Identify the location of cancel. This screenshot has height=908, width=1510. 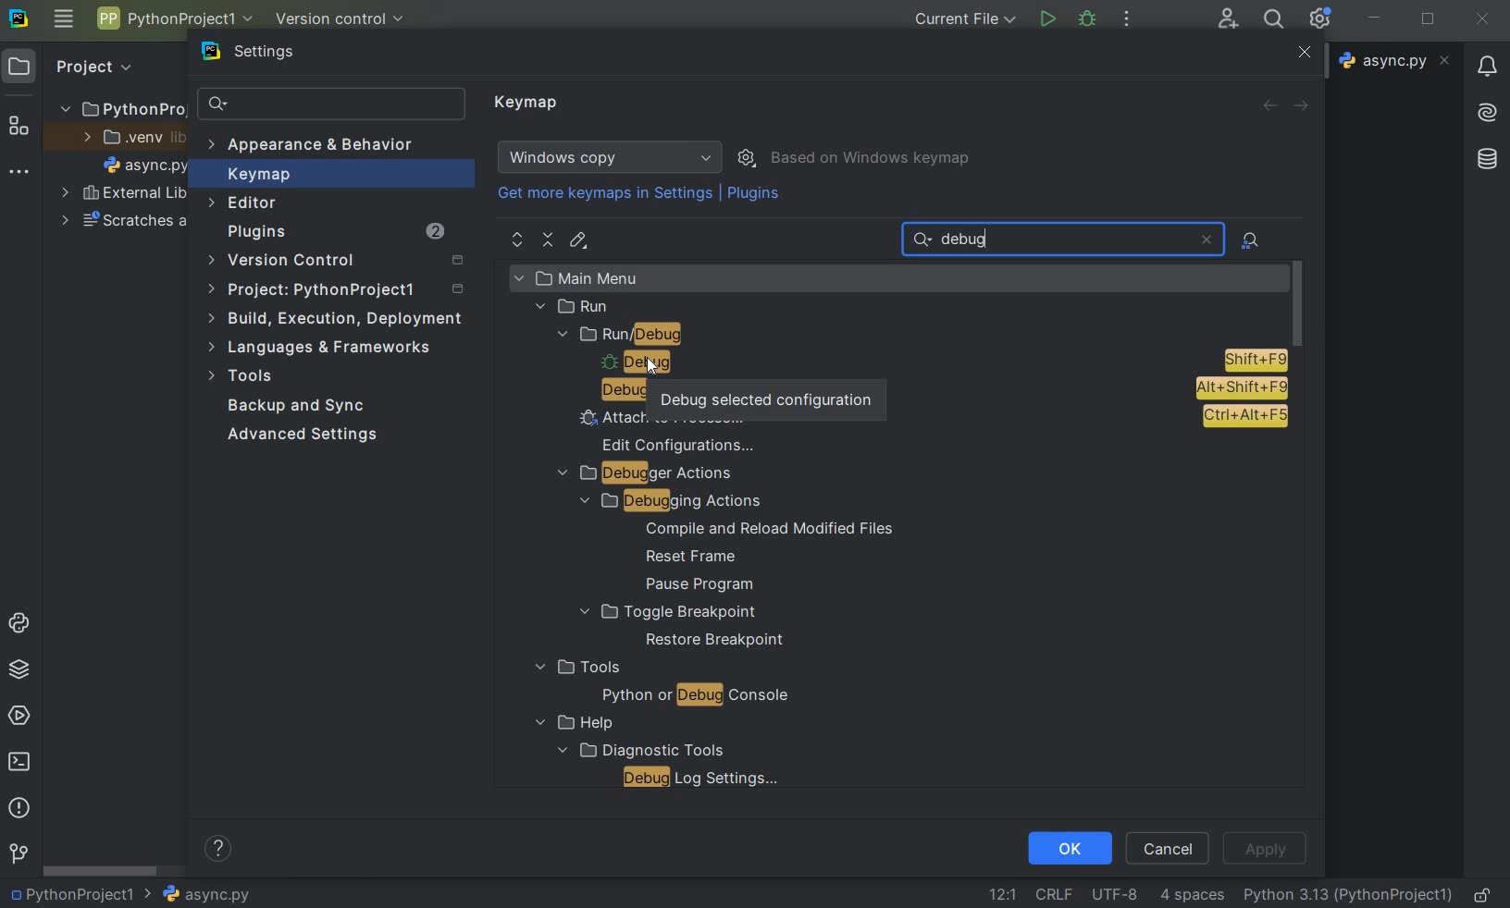
(1169, 847).